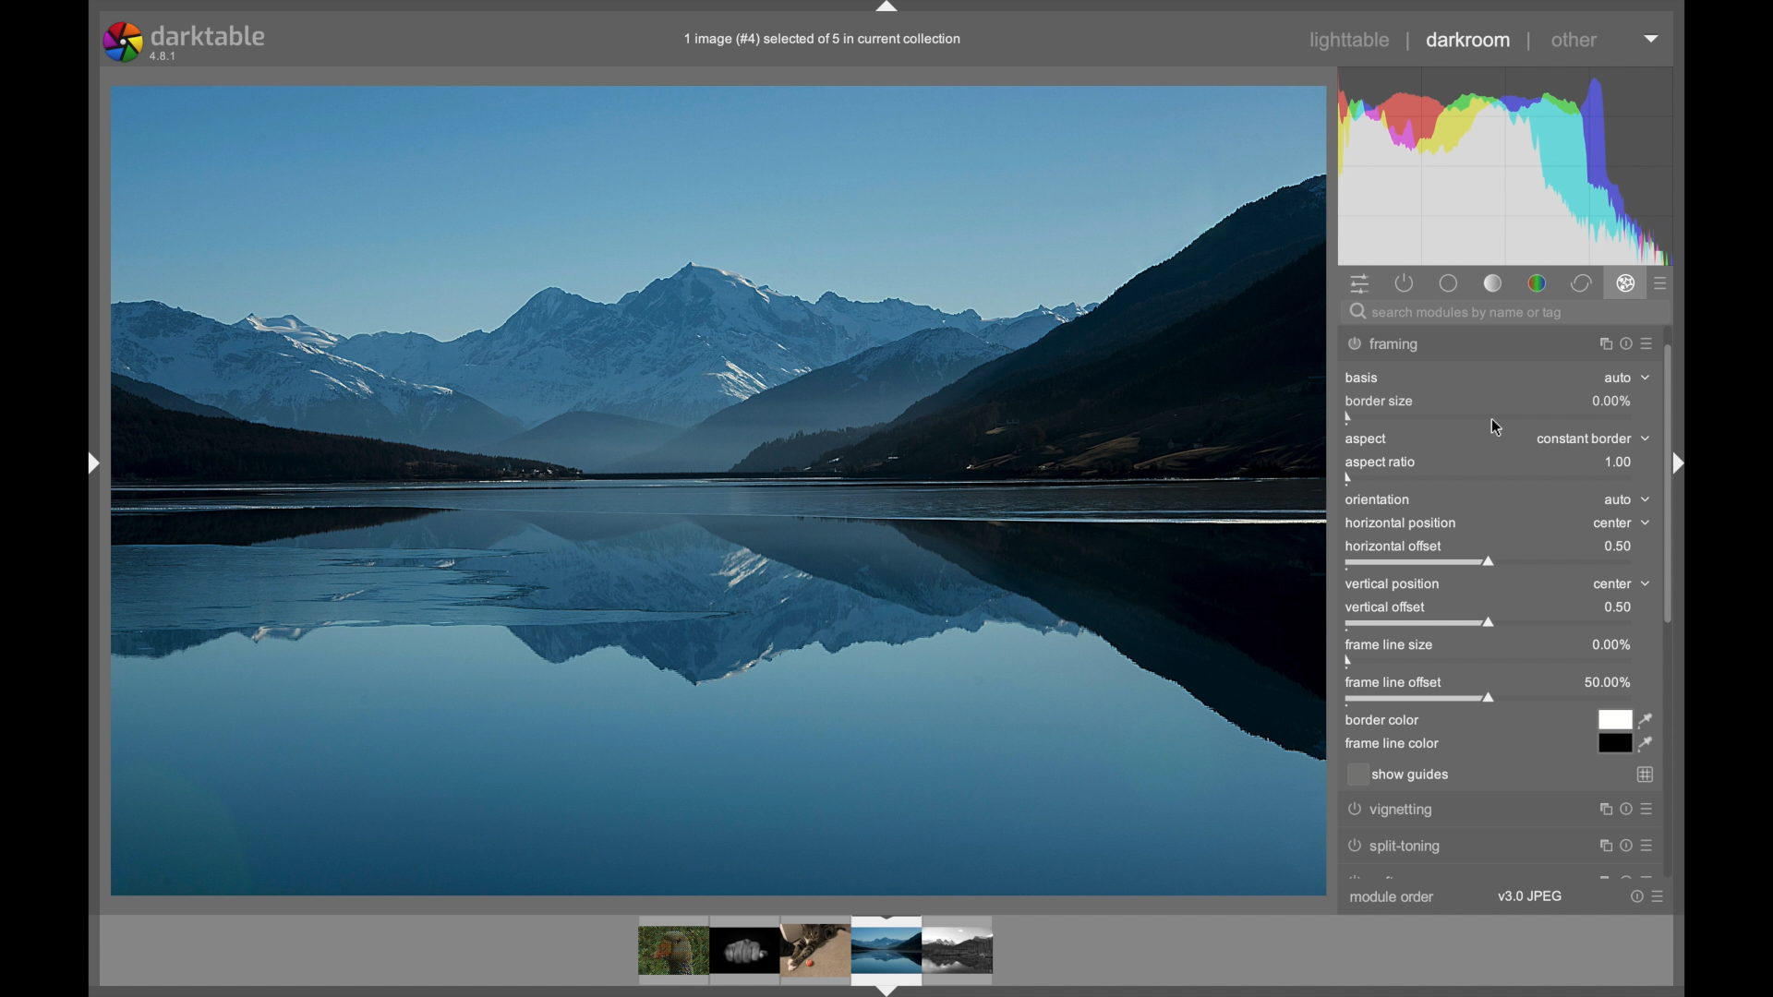 The height and width of the screenshot is (997, 1773). What do you see at coordinates (1400, 775) in the screenshot?
I see `show guides` at bounding box center [1400, 775].